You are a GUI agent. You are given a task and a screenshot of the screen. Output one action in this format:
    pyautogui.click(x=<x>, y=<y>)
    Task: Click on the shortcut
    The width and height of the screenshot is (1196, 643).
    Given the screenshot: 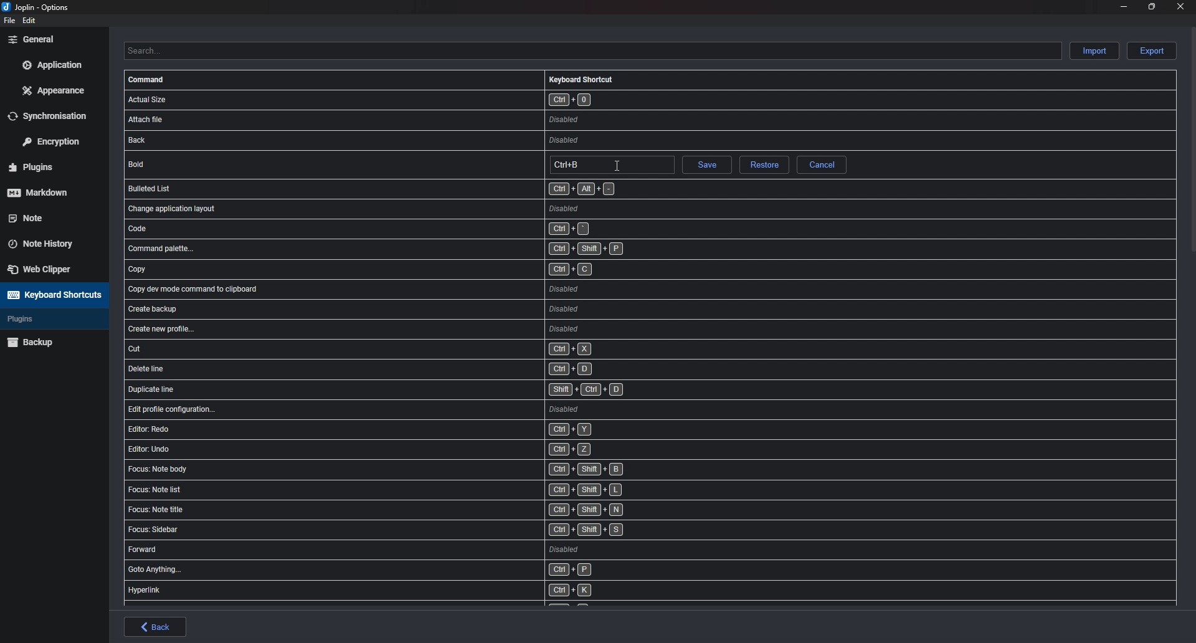 What is the action you would take?
    pyautogui.click(x=412, y=571)
    